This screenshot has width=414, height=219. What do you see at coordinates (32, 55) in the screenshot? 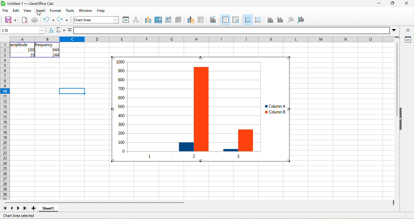
I see `25` at bounding box center [32, 55].